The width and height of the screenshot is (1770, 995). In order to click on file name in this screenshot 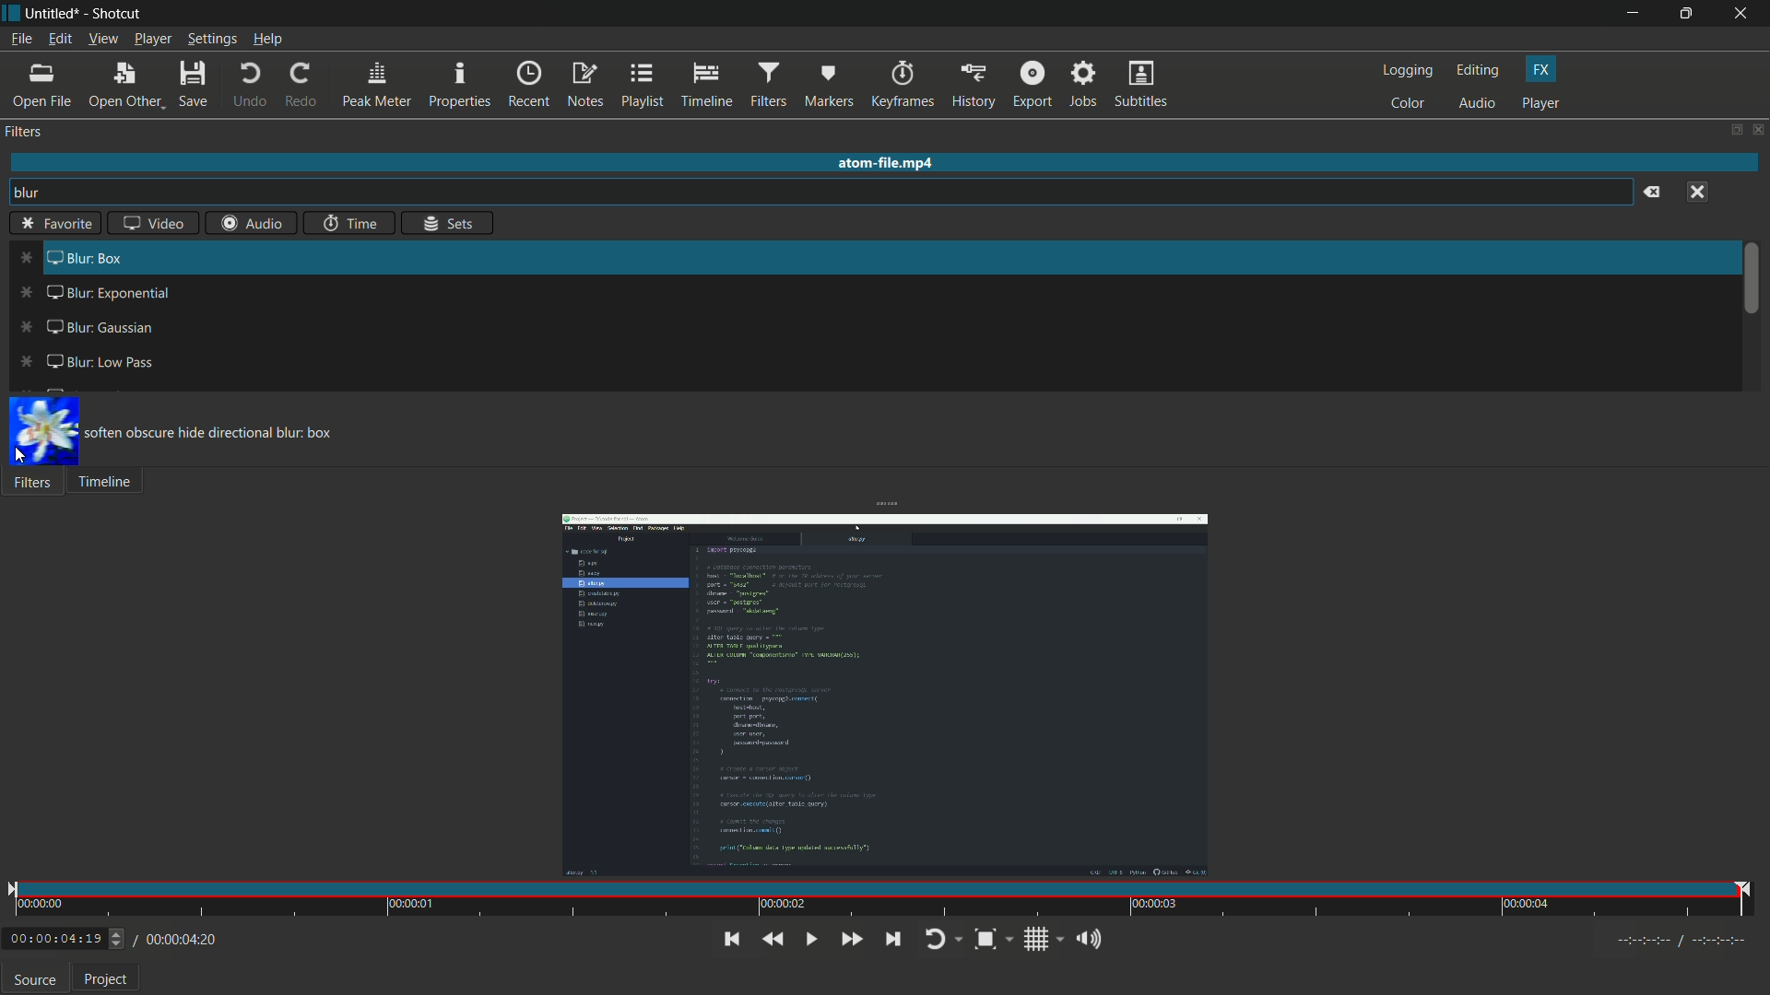, I will do `click(49, 15)`.